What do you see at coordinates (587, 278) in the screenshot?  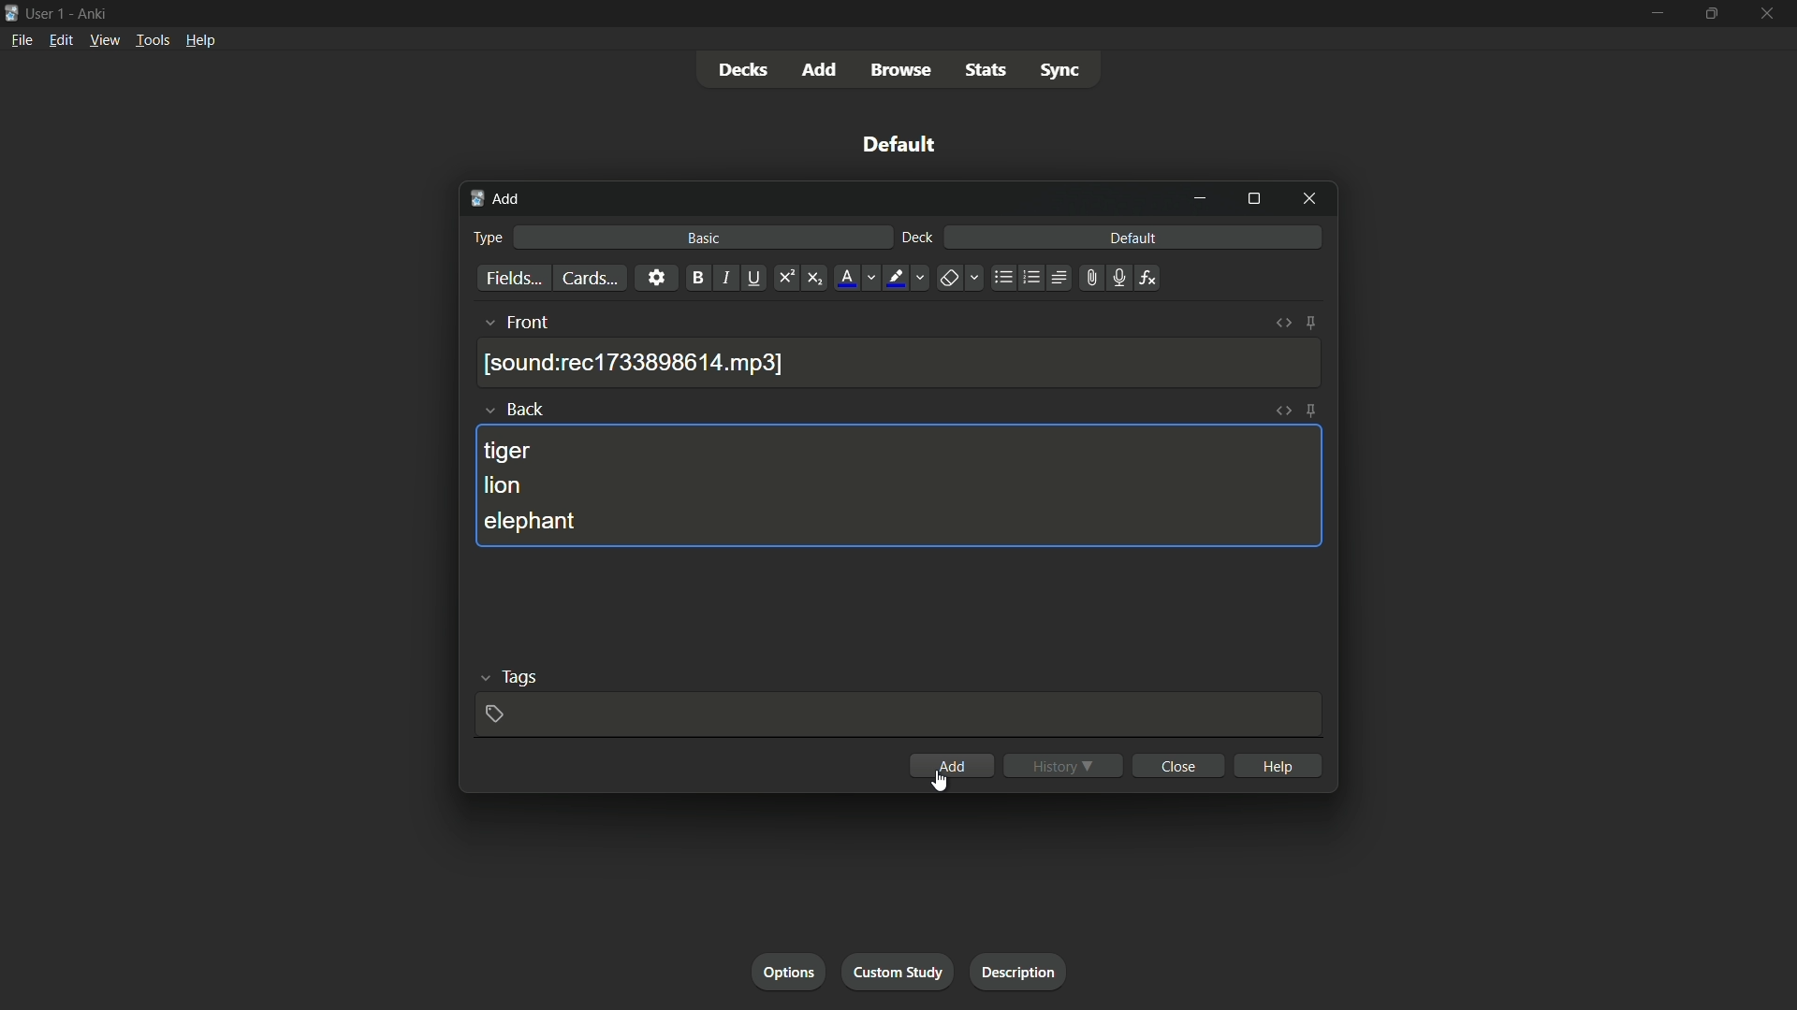 I see `cards` at bounding box center [587, 278].